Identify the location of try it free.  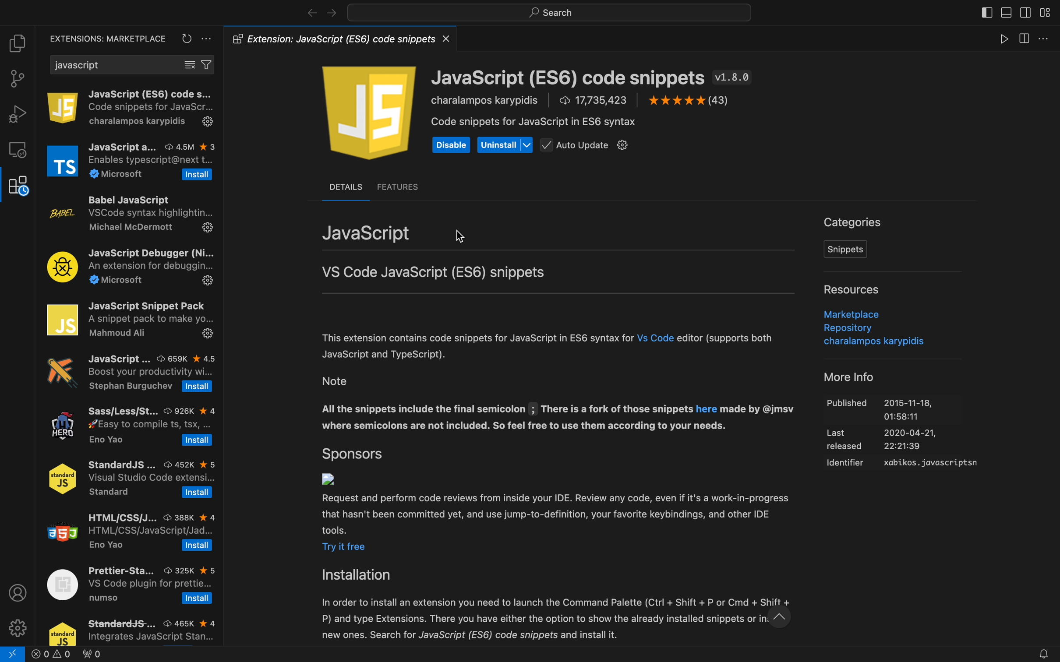
(347, 546).